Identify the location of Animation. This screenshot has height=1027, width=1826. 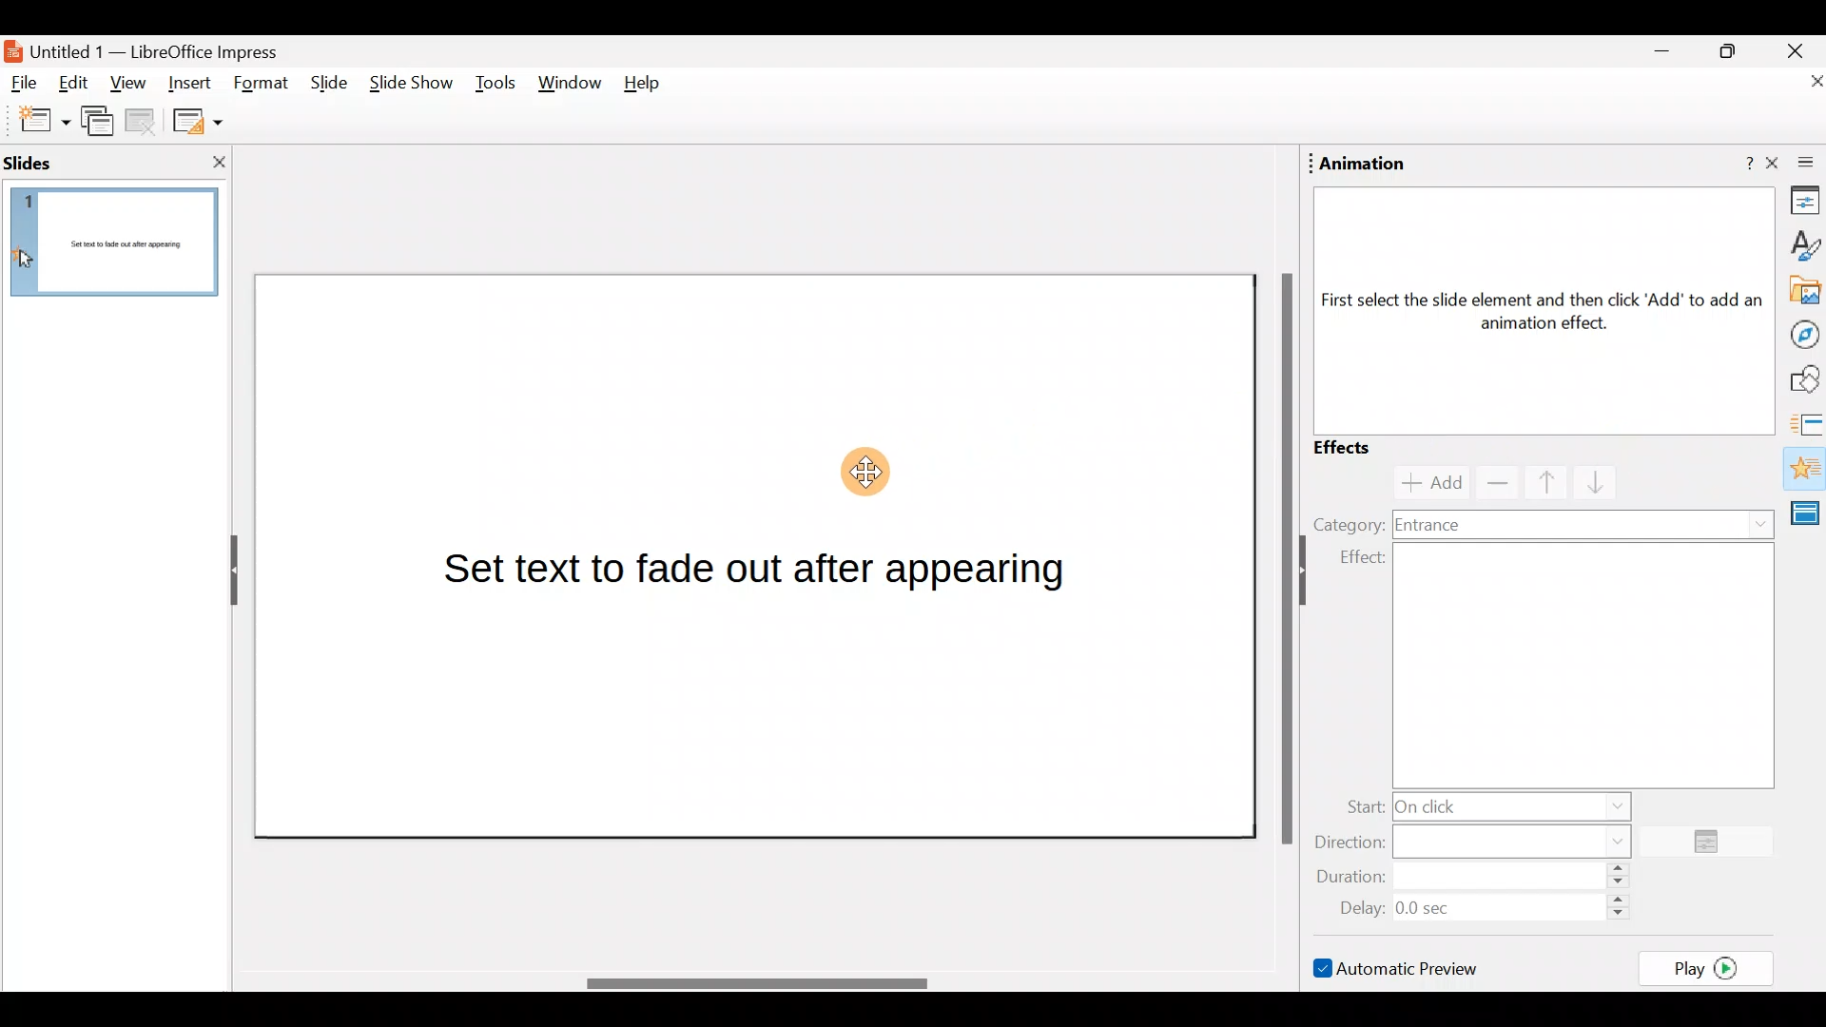
(1803, 471).